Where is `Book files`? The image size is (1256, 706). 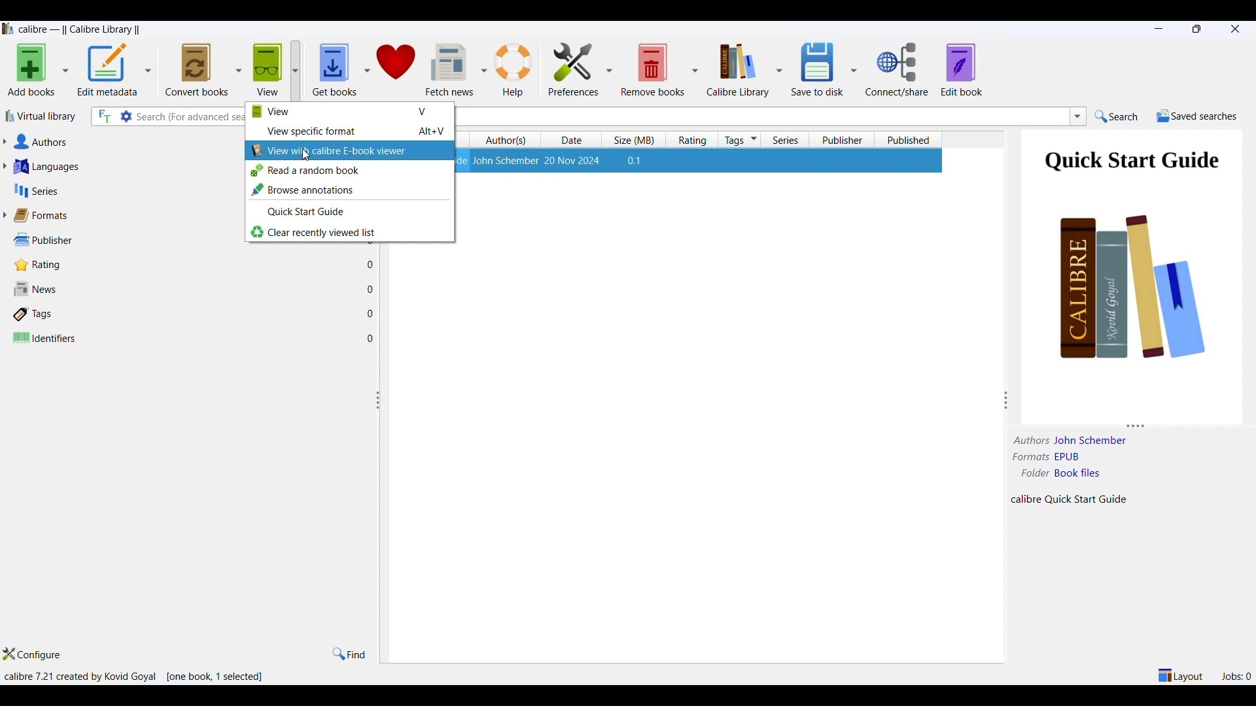 Book files is located at coordinates (1097, 475).